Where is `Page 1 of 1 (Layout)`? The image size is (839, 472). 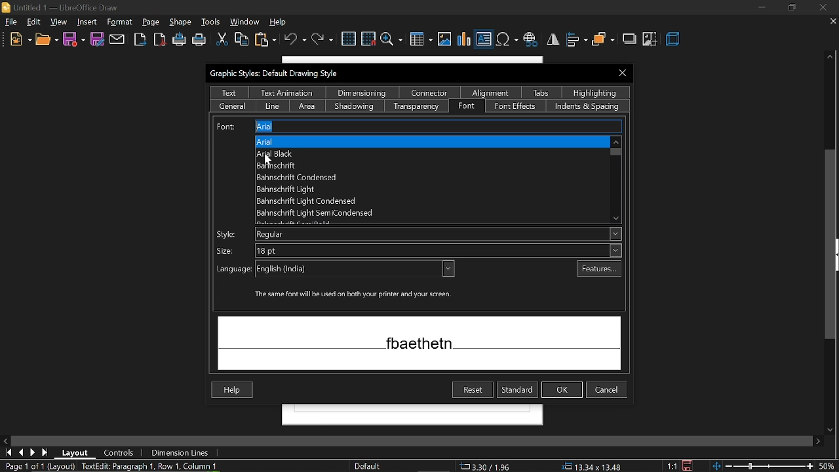
Page 1 of 1 (Layout) is located at coordinates (37, 466).